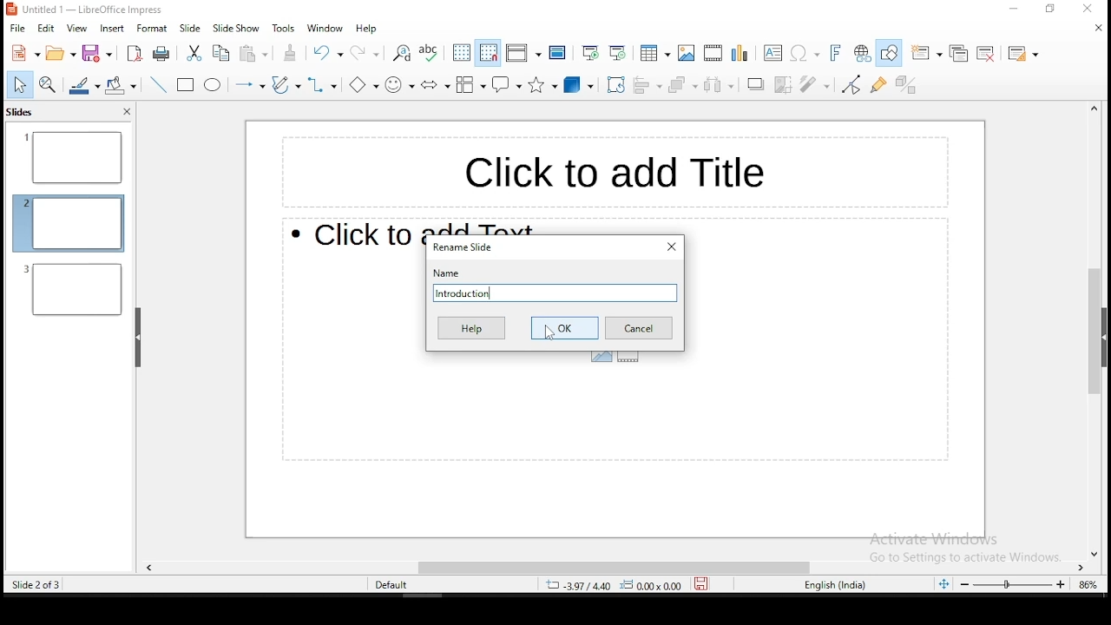 Image resolution: width=1111 pixels, height=625 pixels. I want to click on 3.97/4.40, so click(582, 585).